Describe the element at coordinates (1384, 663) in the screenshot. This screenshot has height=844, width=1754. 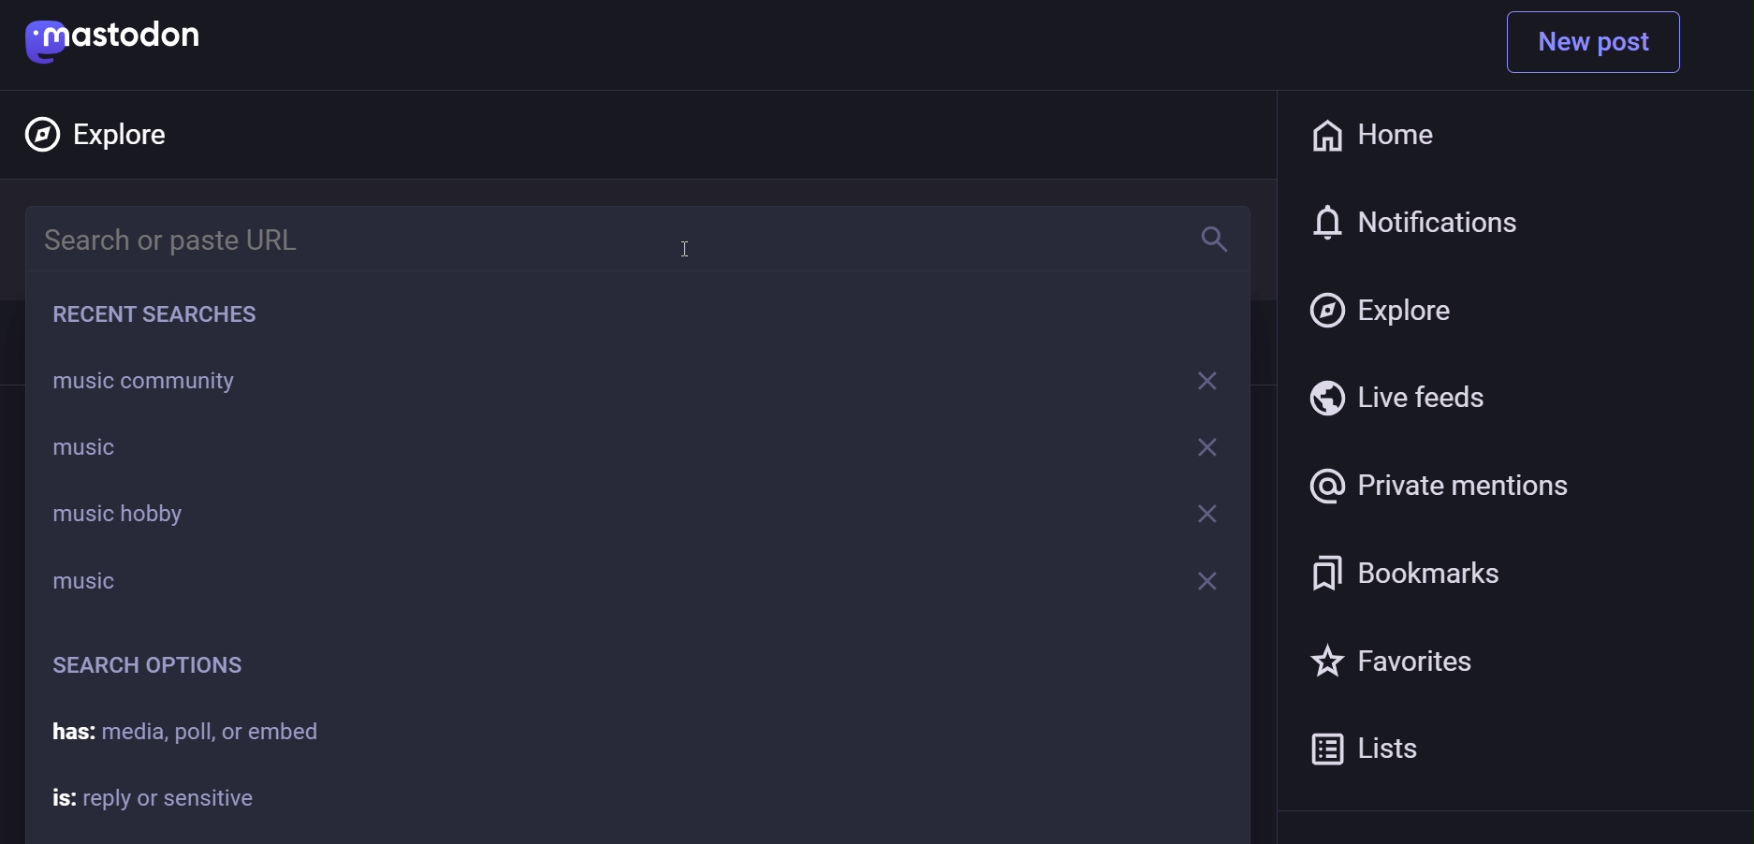
I see `favorite` at that location.